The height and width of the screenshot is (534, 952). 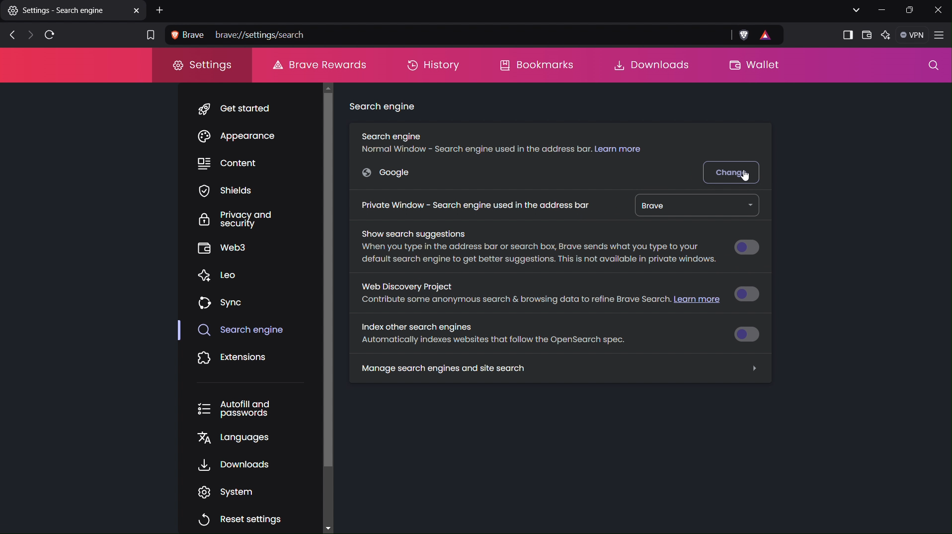 What do you see at coordinates (223, 274) in the screenshot?
I see `Leo` at bounding box center [223, 274].